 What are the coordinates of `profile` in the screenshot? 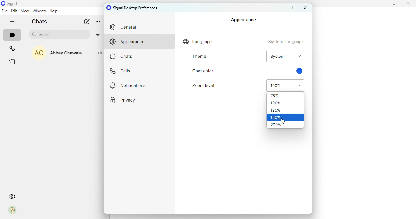 It's located at (11, 210).